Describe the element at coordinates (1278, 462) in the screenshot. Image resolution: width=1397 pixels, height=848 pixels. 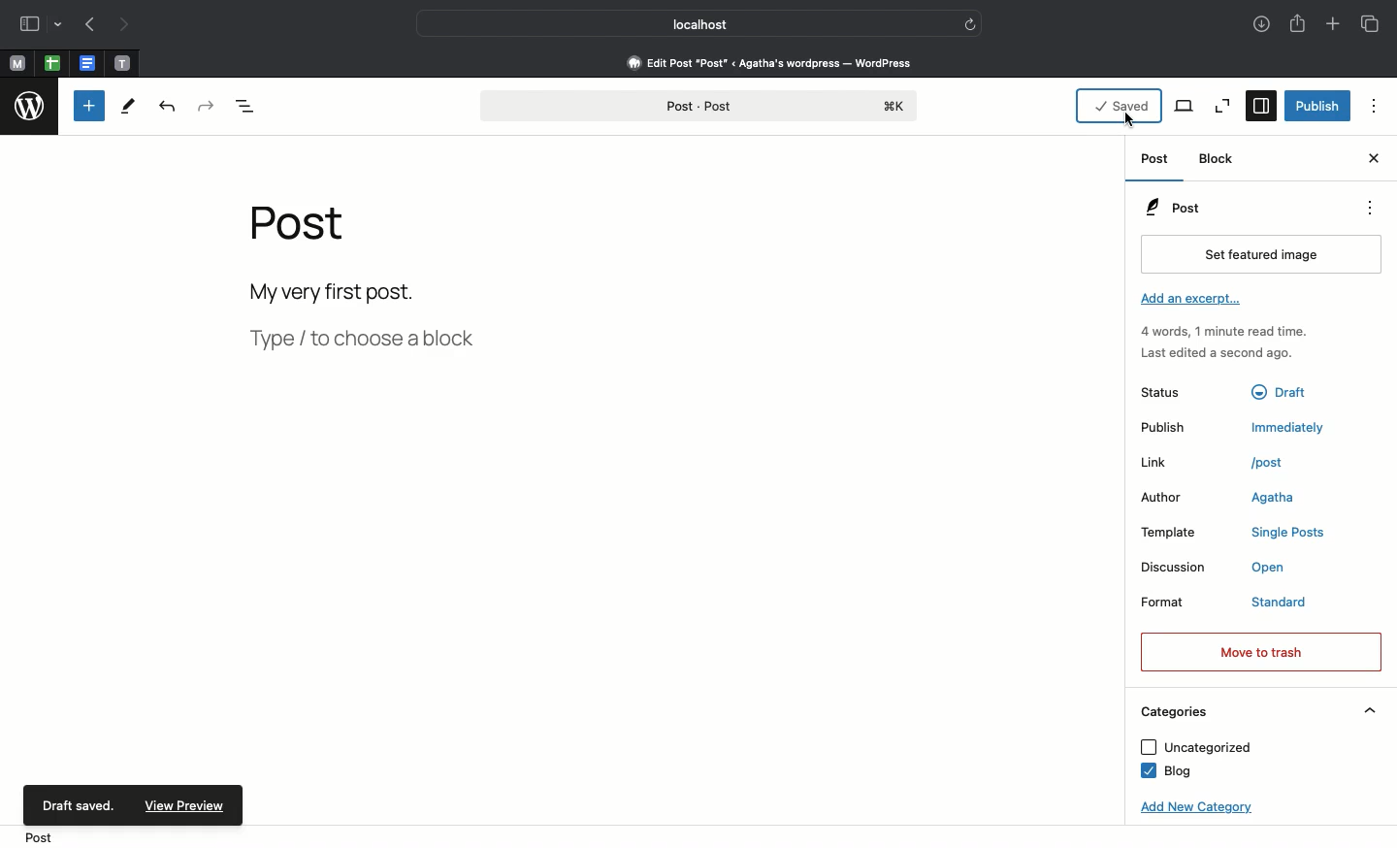
I see `/post` at that location.